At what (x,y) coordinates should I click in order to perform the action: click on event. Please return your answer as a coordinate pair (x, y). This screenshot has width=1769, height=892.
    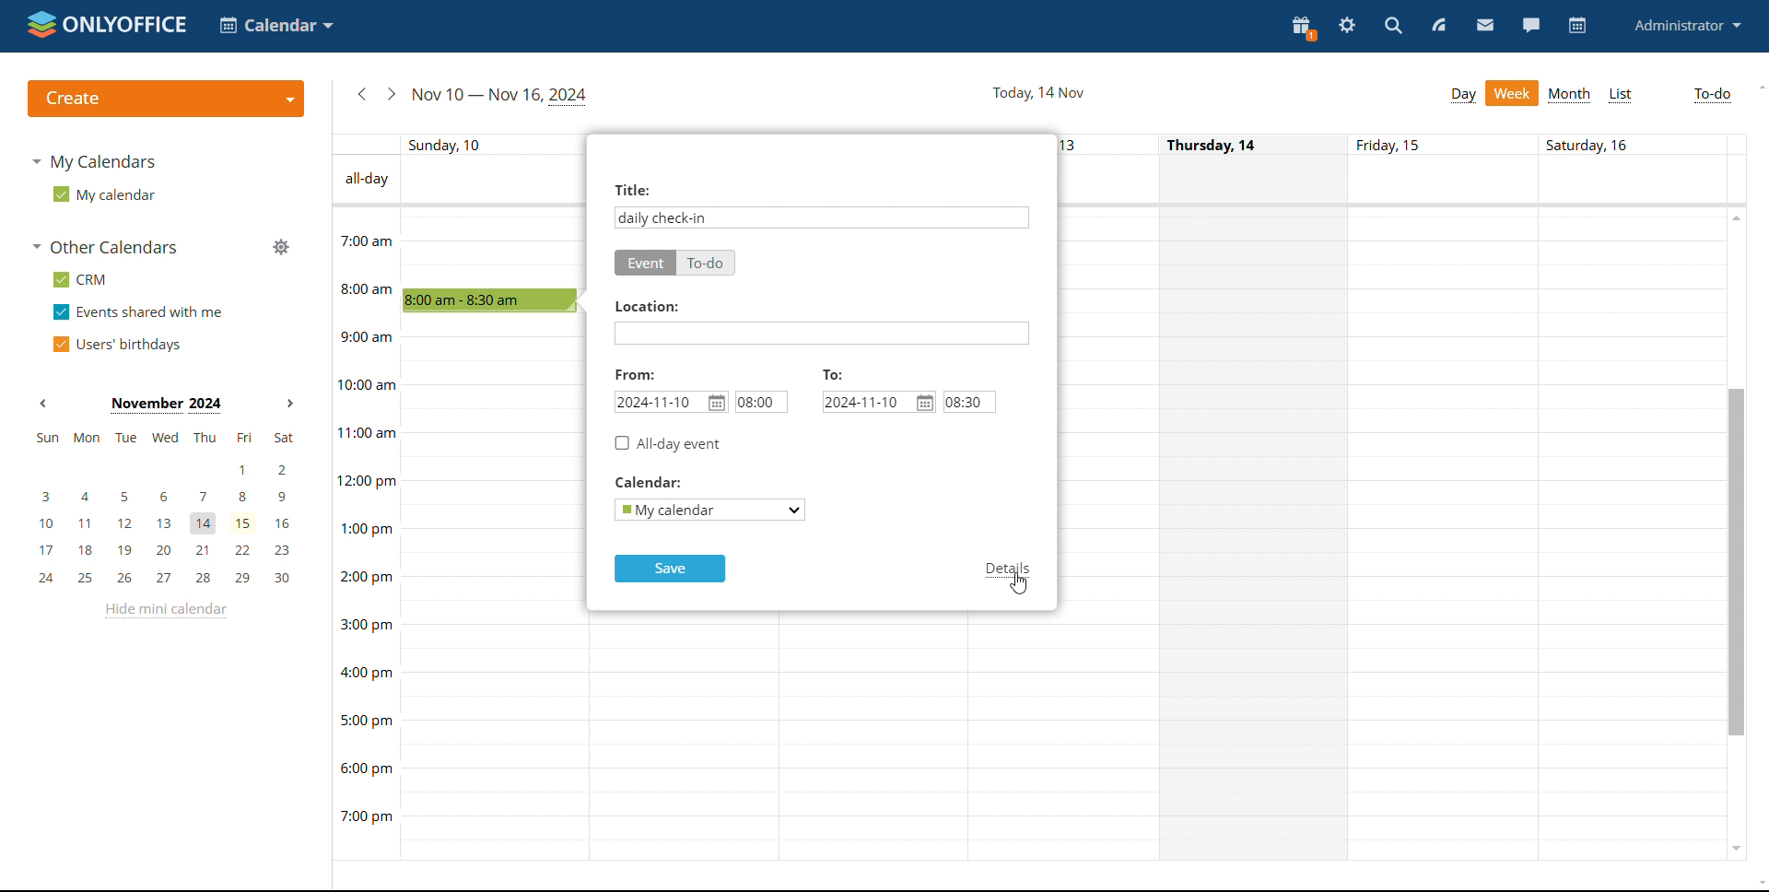
    Looking at the image, I should click on (645, 262).